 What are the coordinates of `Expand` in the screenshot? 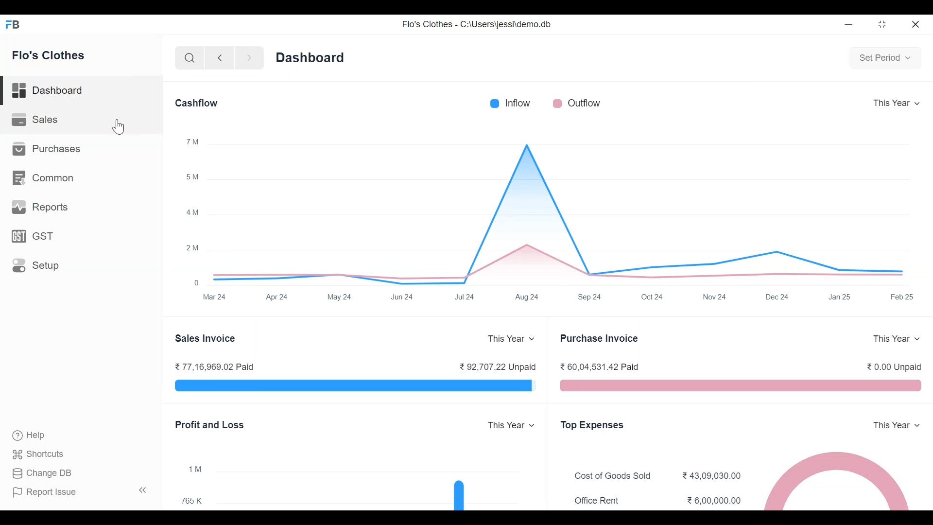 It's located at (918, 339).